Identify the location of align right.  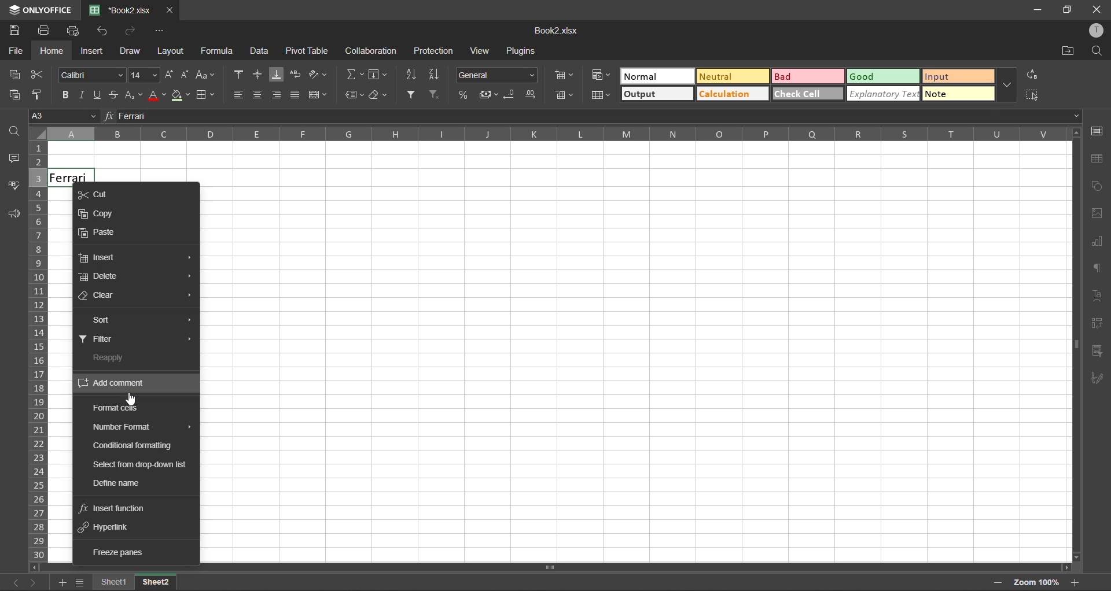
(278, 95).